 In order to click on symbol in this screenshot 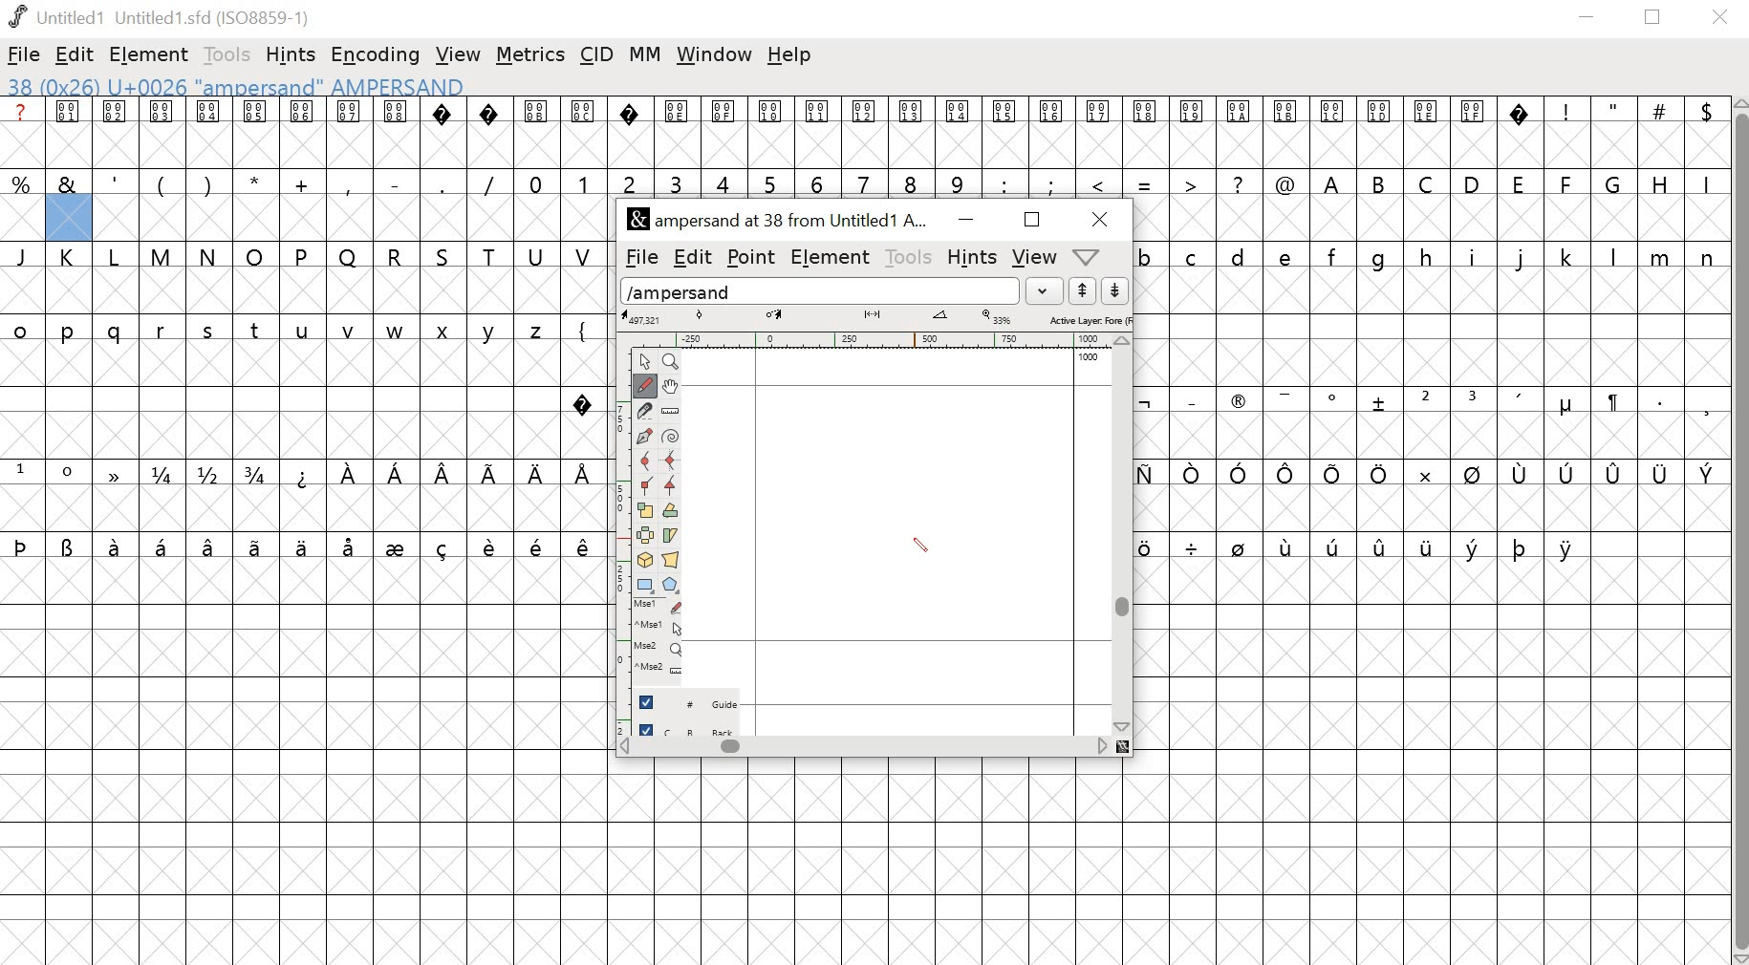, I will do `click(1154, 546)`.